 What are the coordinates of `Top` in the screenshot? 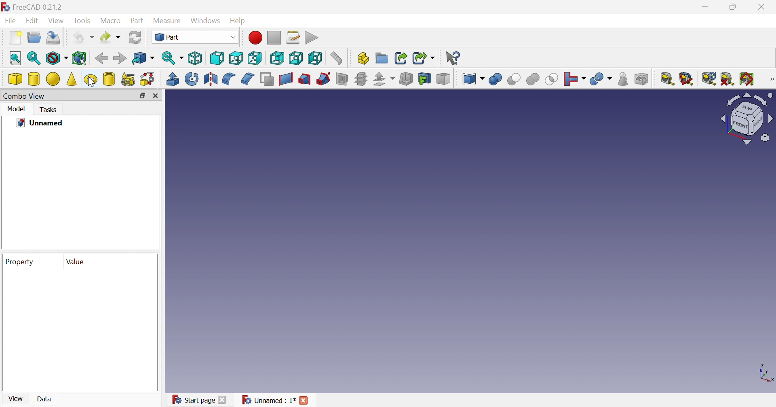 It's located at (236, 58).